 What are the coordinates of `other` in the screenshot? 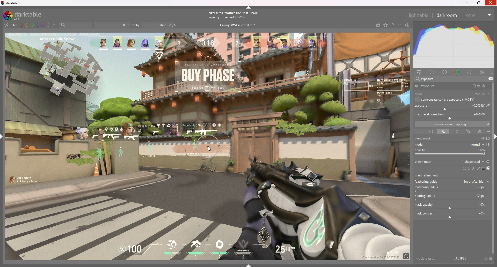 It's located at (479, 15).